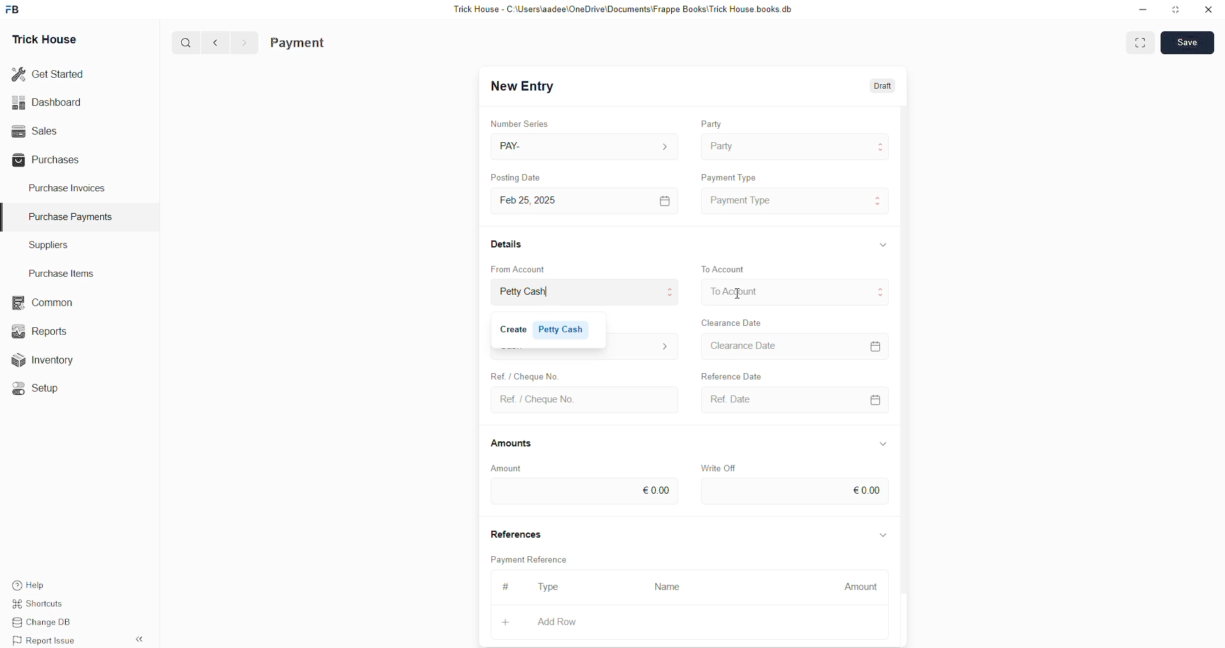 The height and width of the screenshot is (648, 1225). I want to click on €0.00, so click(656, 488).